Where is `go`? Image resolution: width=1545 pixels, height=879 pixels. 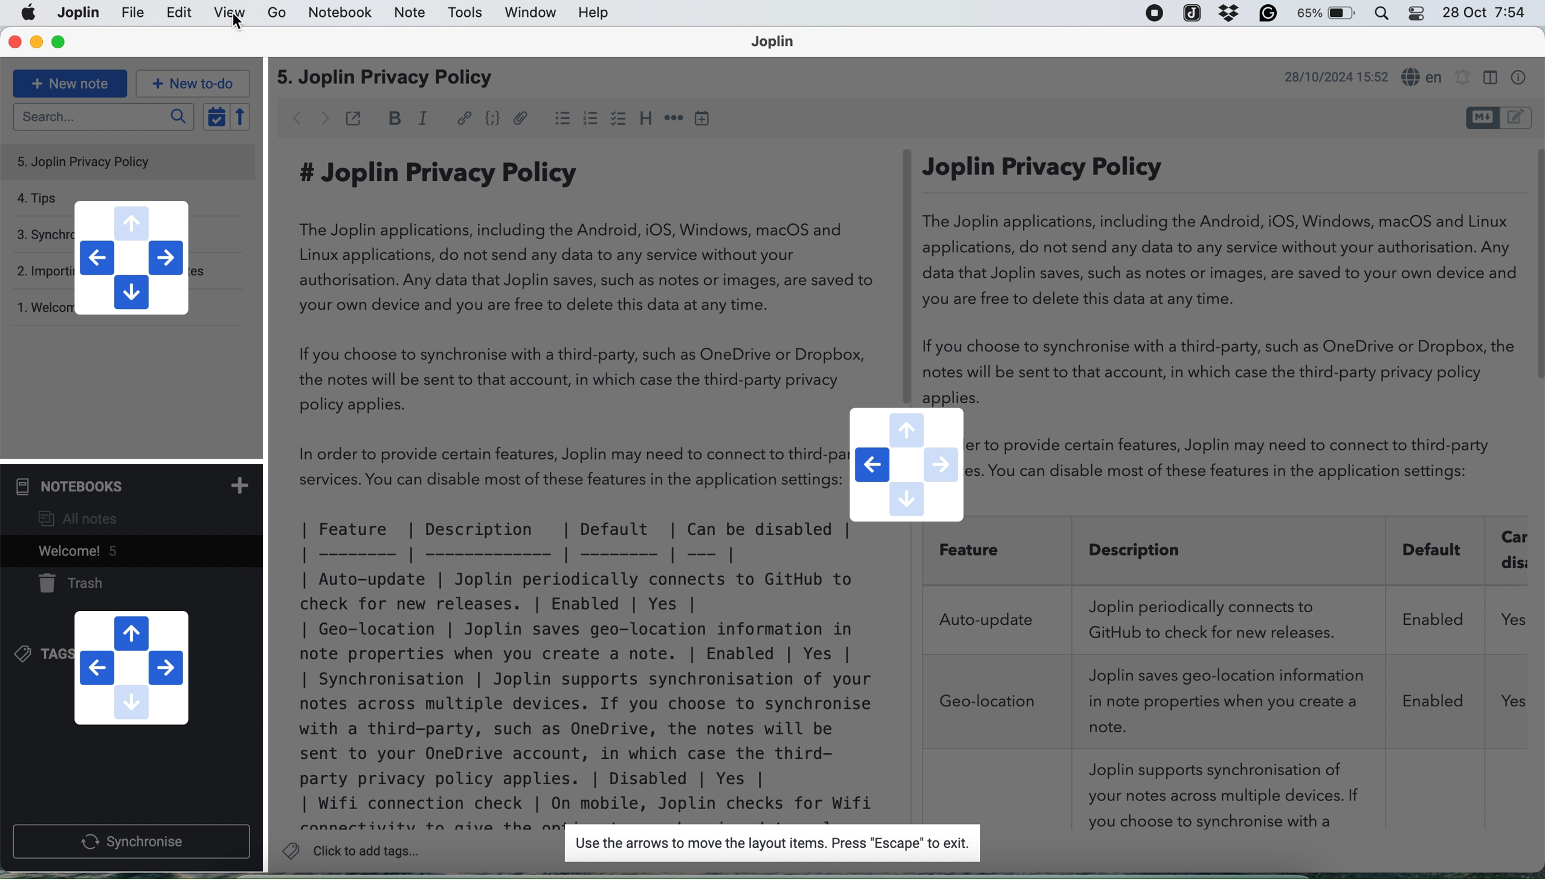
go is located at coordinates (278, 14).